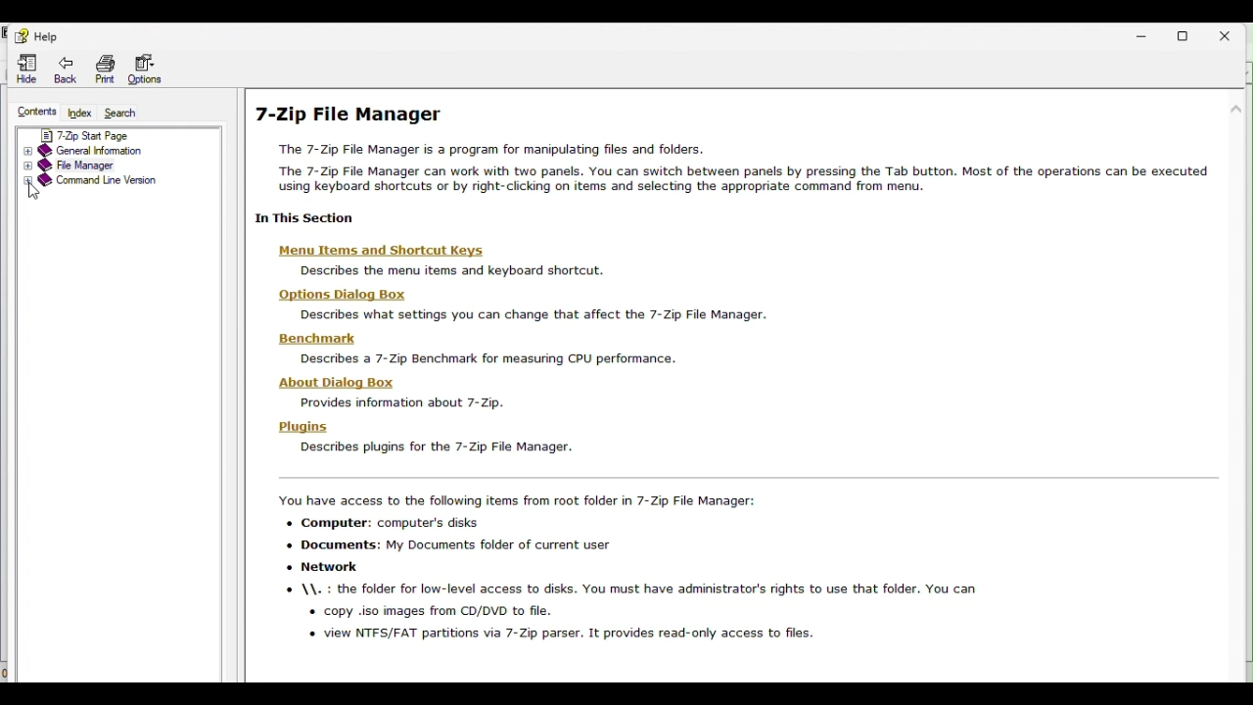  What do you see at coordinates (398, 394) in the screenshot?
I see `about dialog box` at bounding box center [398, 394].